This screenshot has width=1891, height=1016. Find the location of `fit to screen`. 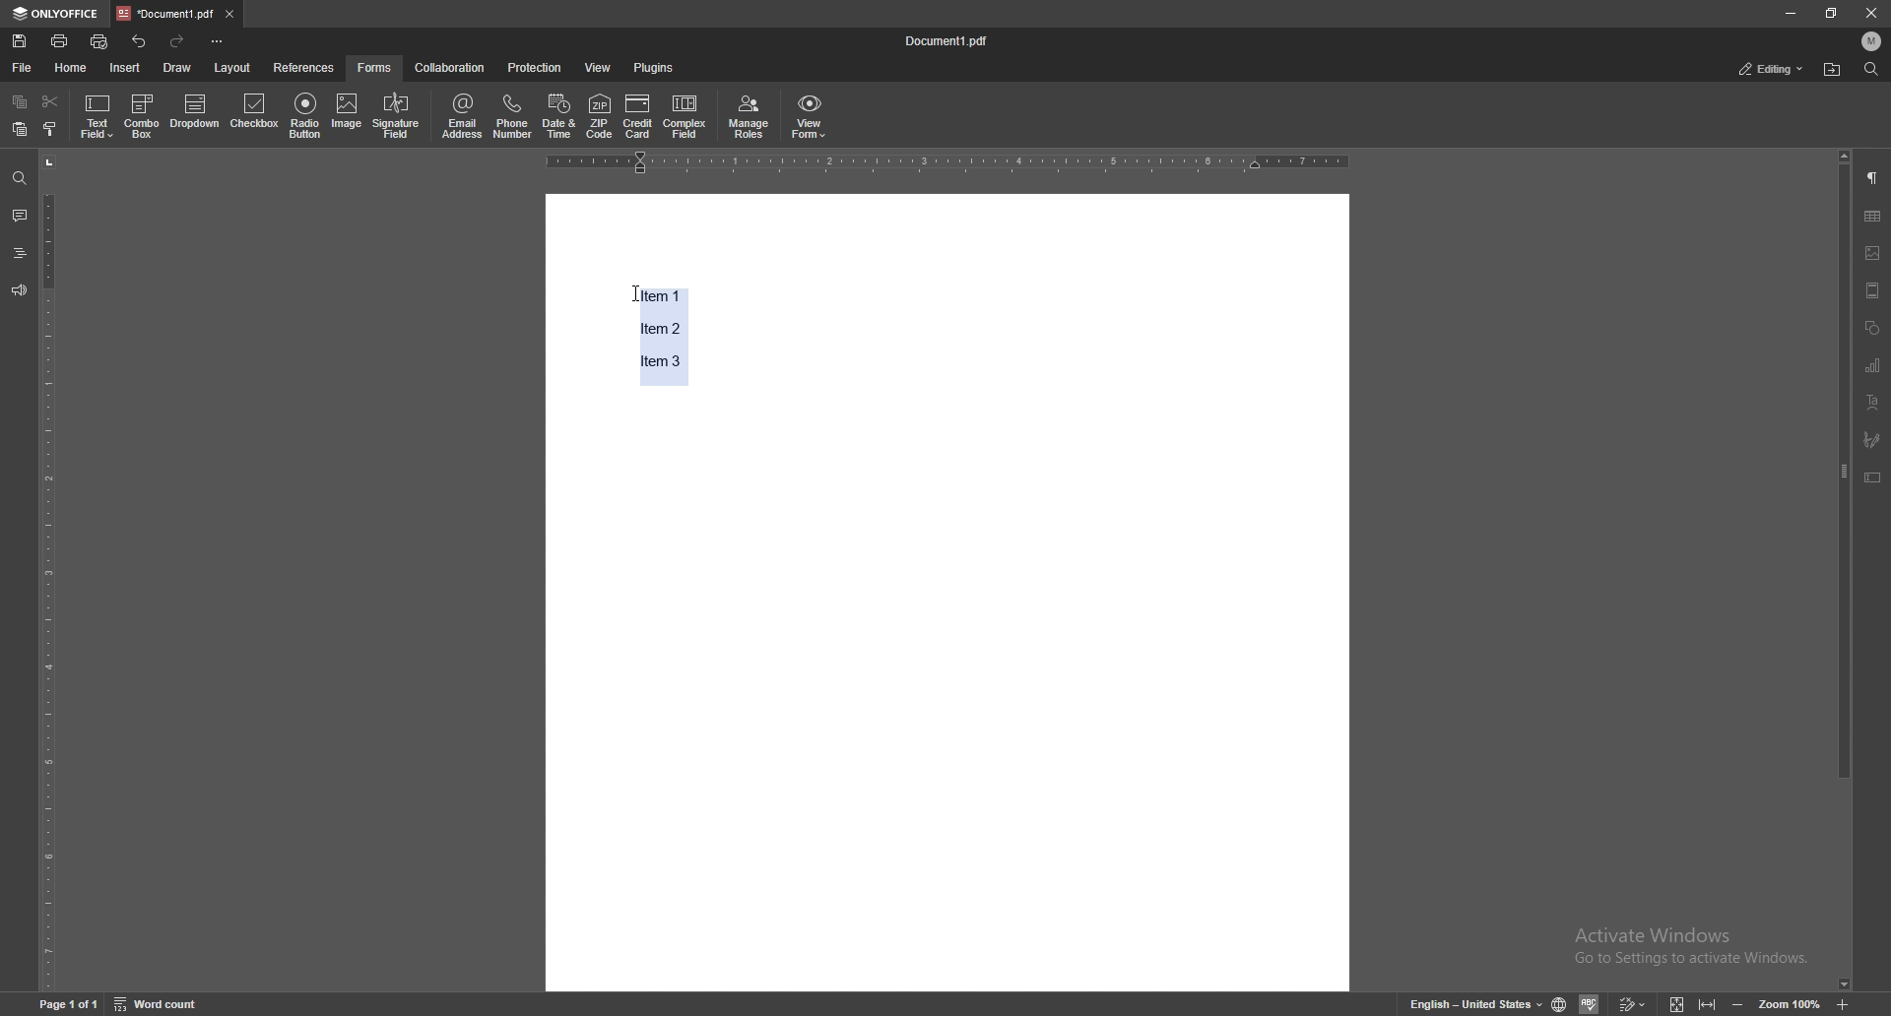

fit to screen is located at coordinates (1677, 1002).